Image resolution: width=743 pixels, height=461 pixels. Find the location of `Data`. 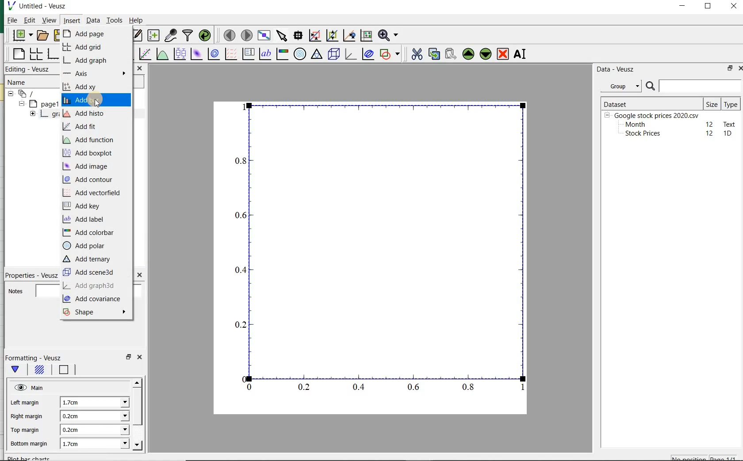

Data is located at coordinates (93, 21).